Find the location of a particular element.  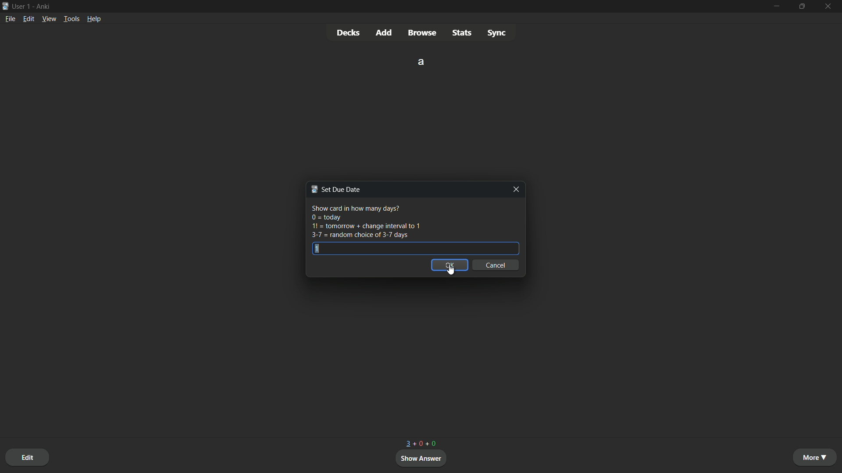

cursor is located at coordinates (450, 271).